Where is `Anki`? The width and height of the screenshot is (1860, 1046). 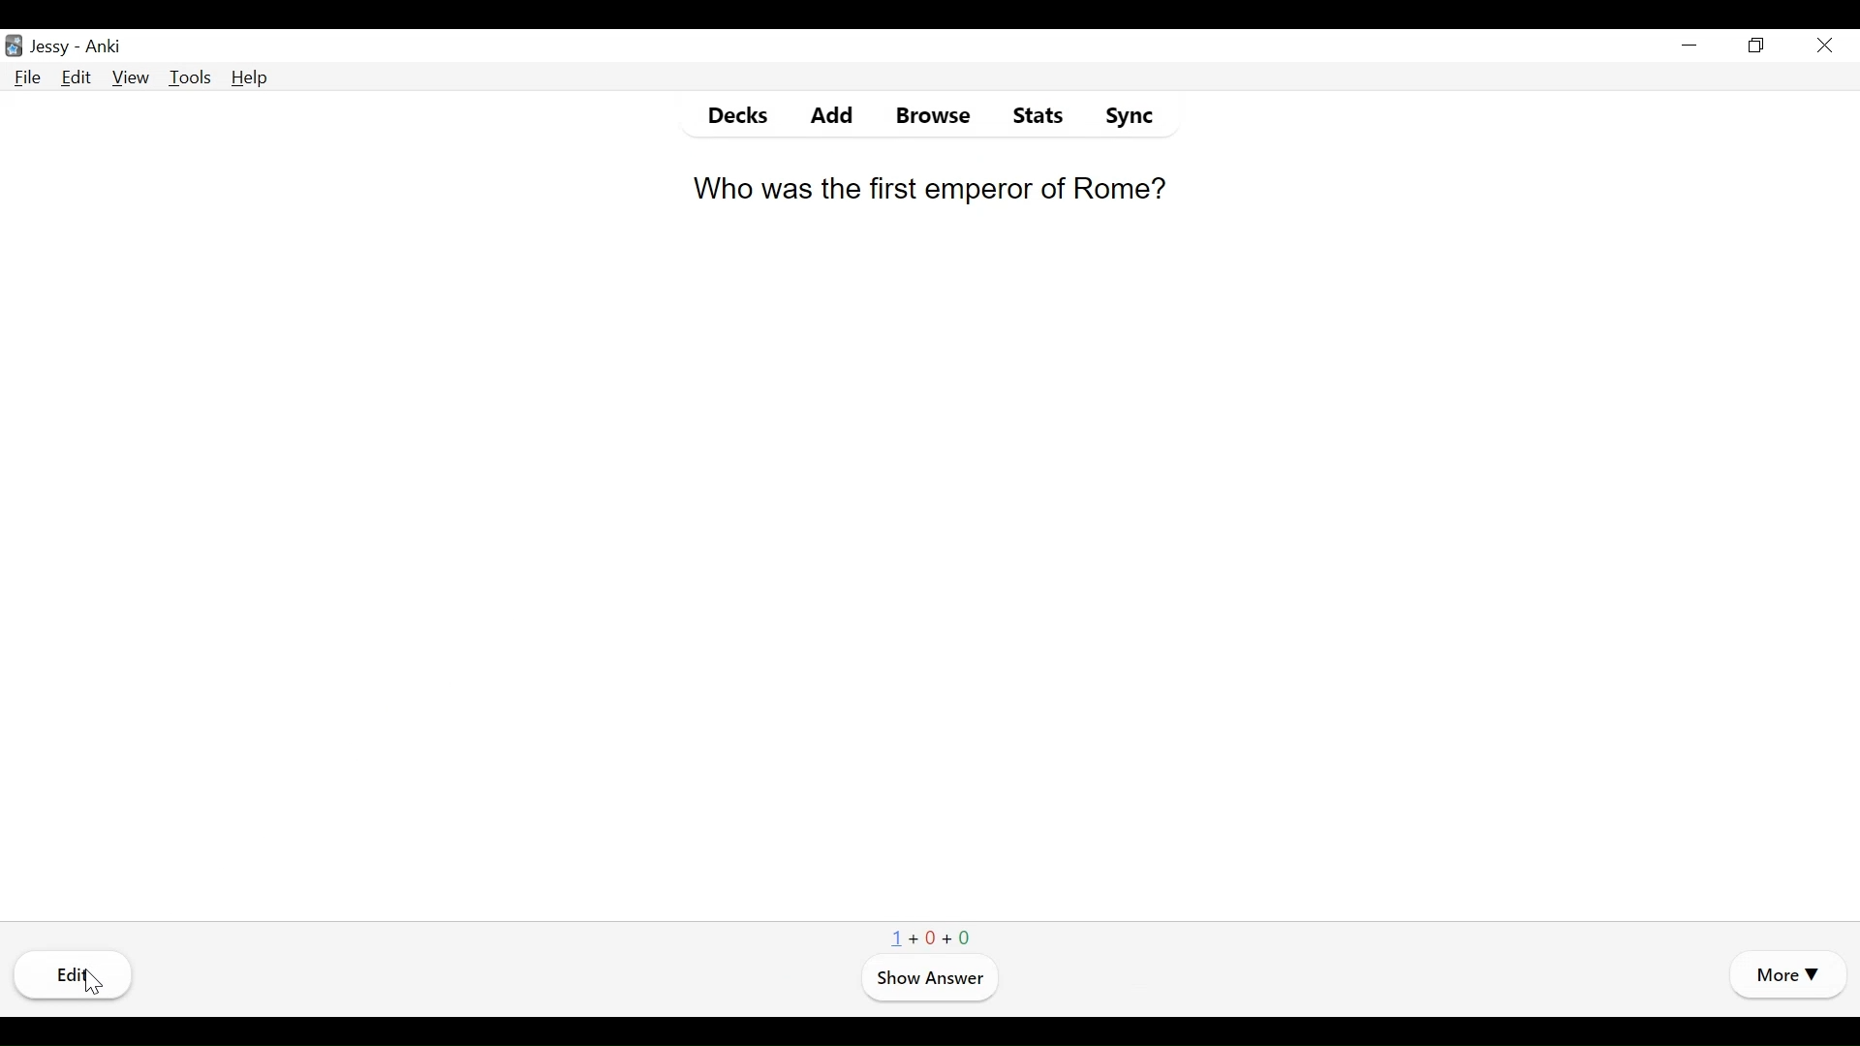
Anki is located at coordinates (106, 48).